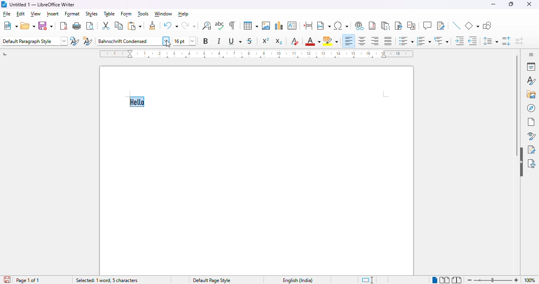 This screenshot has height=284, width=539. I want to click on toggle unordered list, so click(406, 41).